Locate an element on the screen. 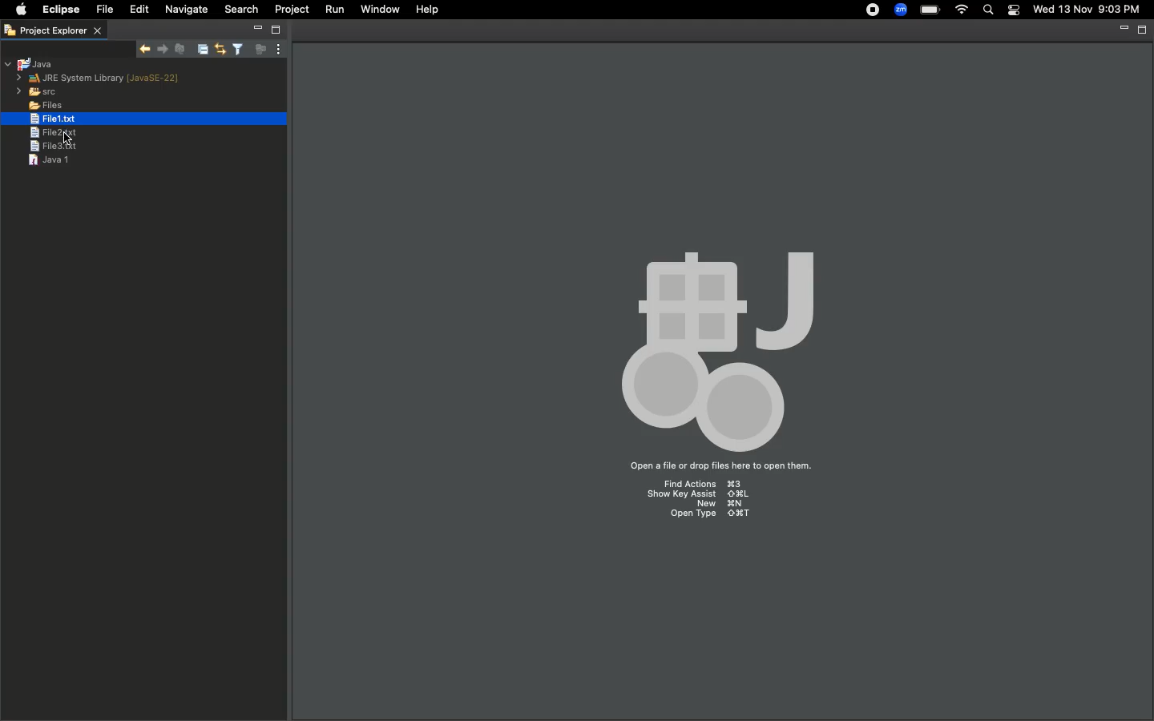 The width and height of the screenshot is (1154, 721). Select and deselect filters  is located at coordinates (236, 50).